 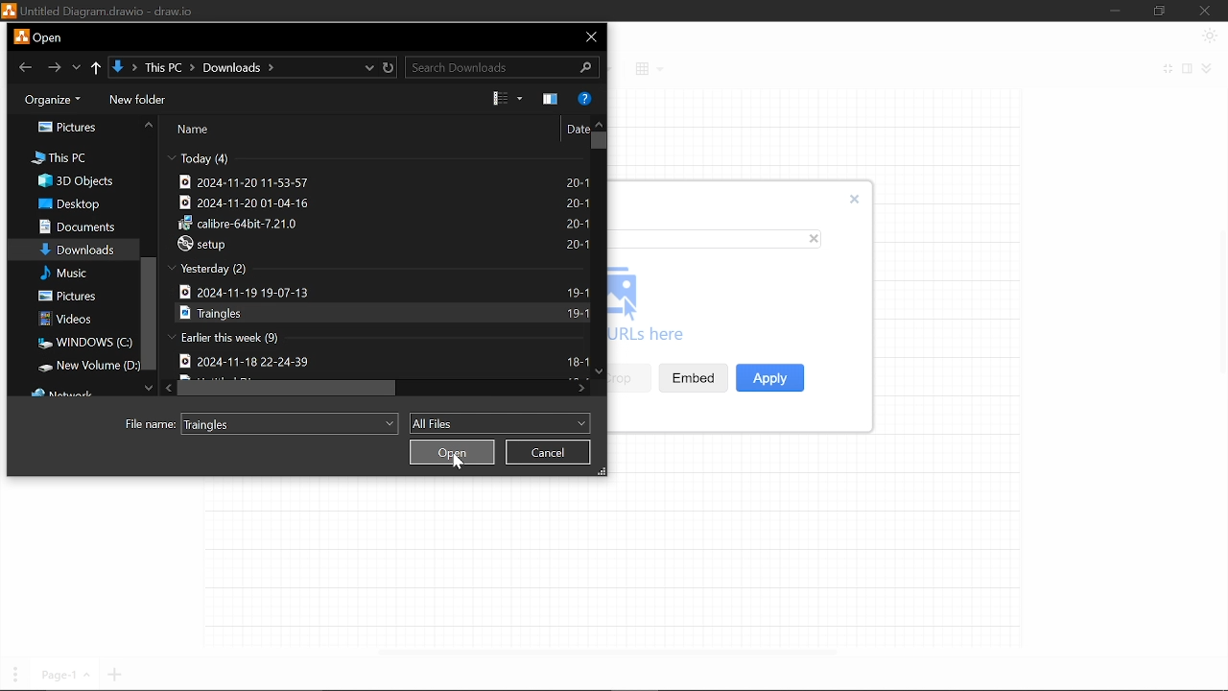 What do you see at coordinates (1204, 11) in the screenshot?
I see `Close` at bounding box center [1204, 11].